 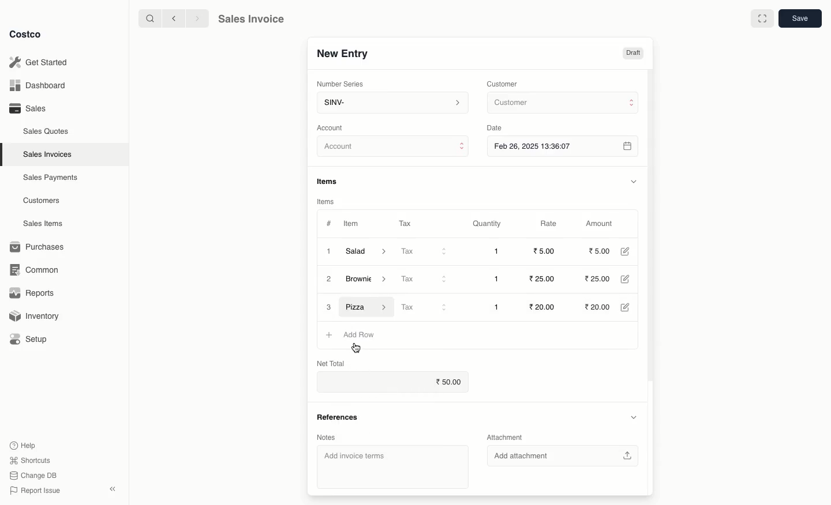 I want to click on Purchases, so click(x=40, y=247).